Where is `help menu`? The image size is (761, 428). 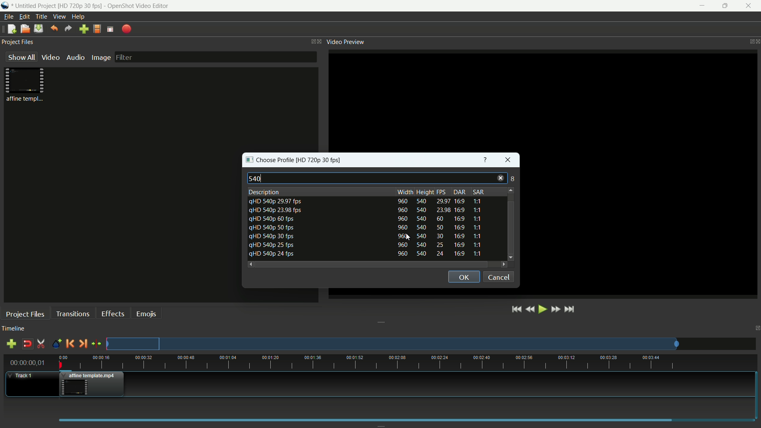 help menu is located at coordinates (78, 17).